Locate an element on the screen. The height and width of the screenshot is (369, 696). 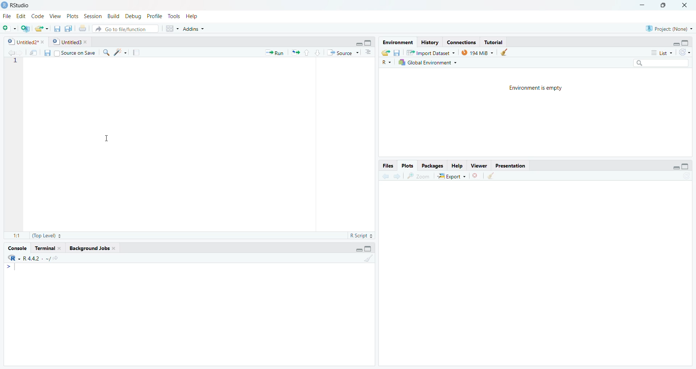
Cleaner objects is located at coordinates (506, 52).